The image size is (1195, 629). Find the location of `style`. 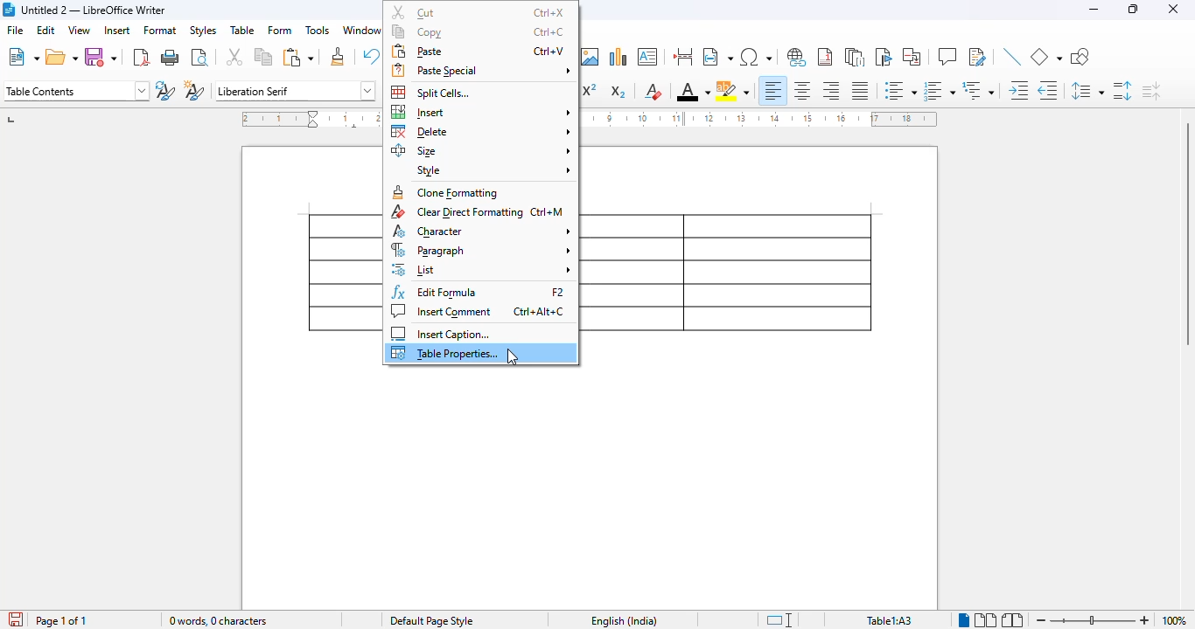

style is located at coordinates (493, 170).